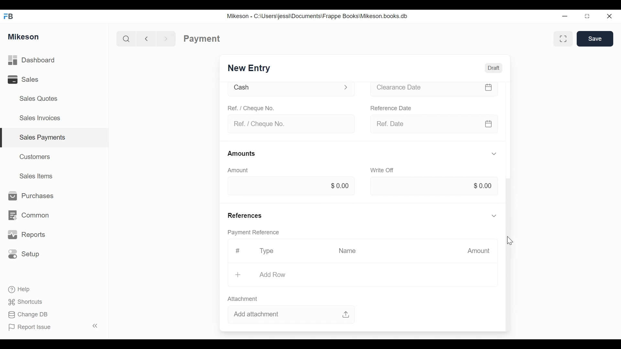  I want to click on payment, so click(202, 39).